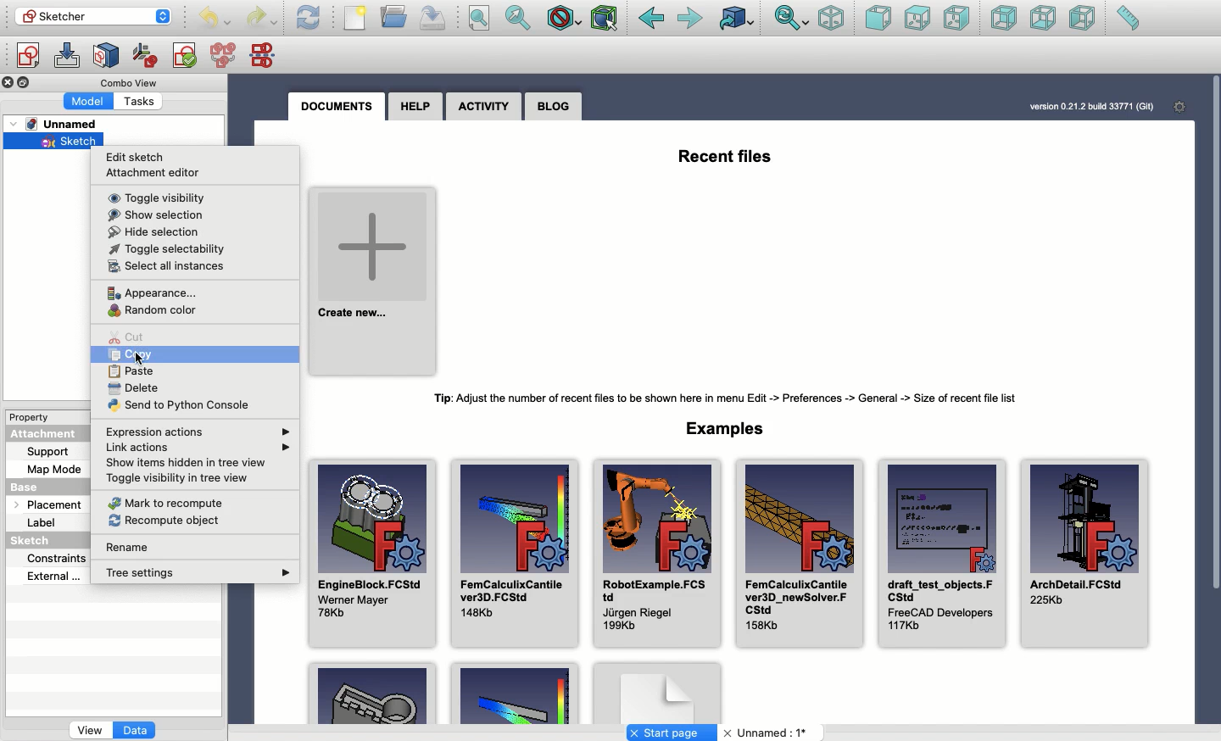 This screenshot has height=741, width=1221. I want to click on Redo, so click(261, 19).